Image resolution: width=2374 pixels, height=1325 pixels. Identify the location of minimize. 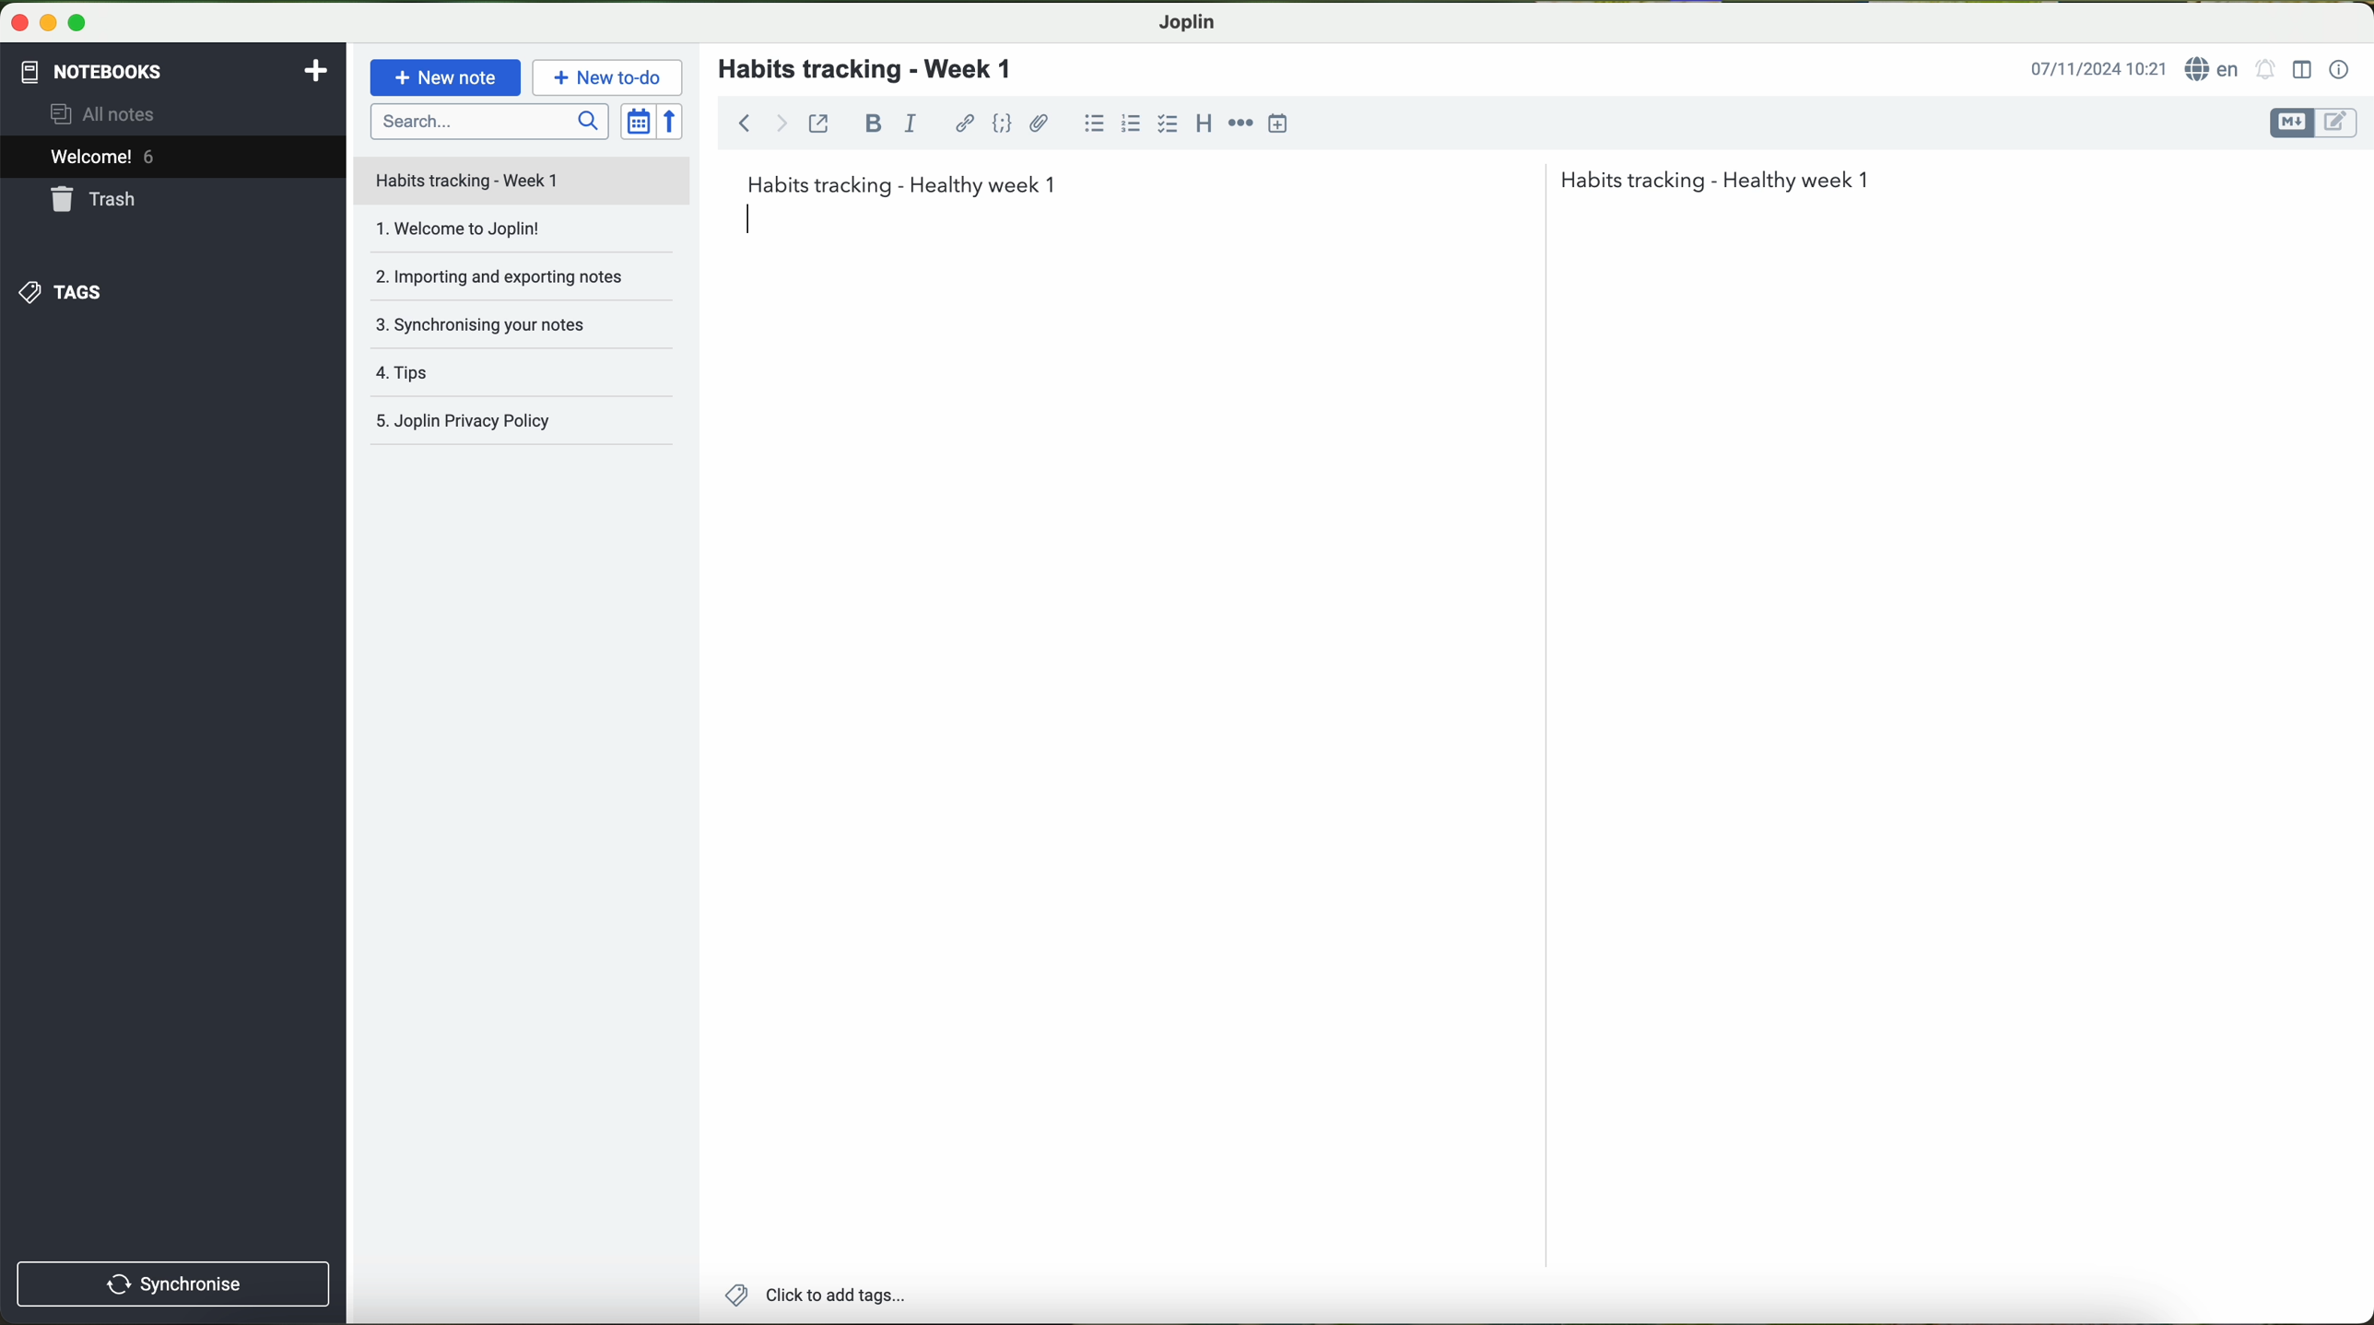
(44, 21).